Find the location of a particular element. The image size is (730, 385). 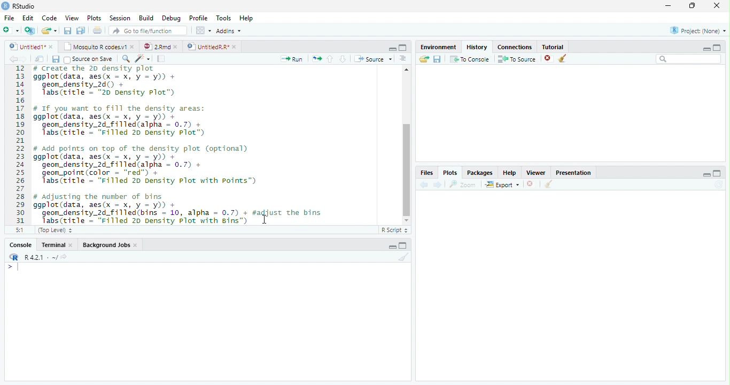

search is located at coordinates (124, 58).